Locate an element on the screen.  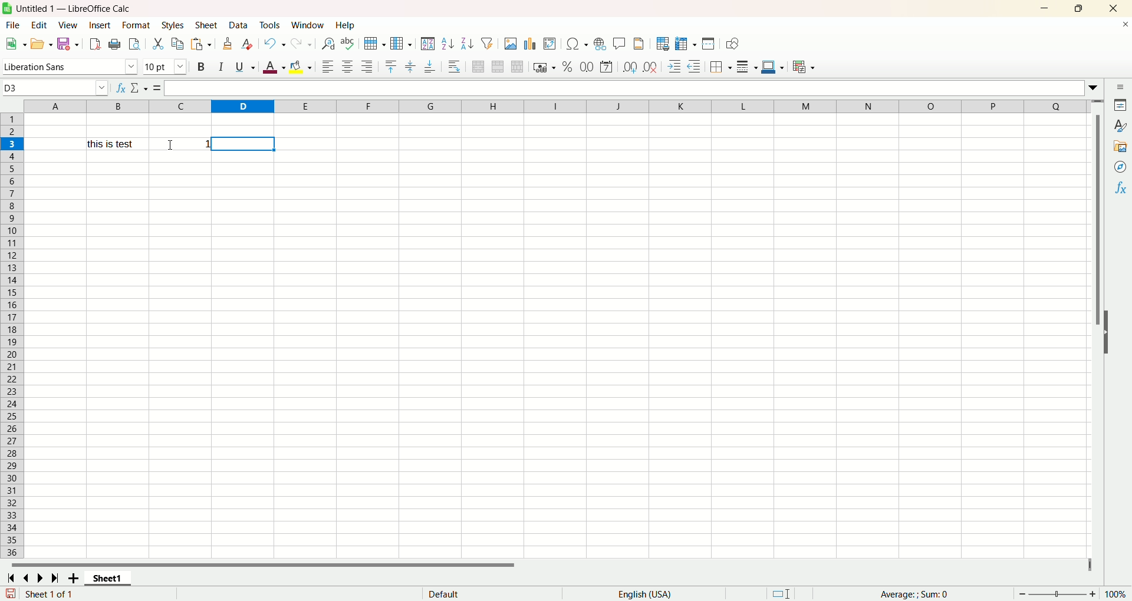
new is located at coordinates (15, 44).